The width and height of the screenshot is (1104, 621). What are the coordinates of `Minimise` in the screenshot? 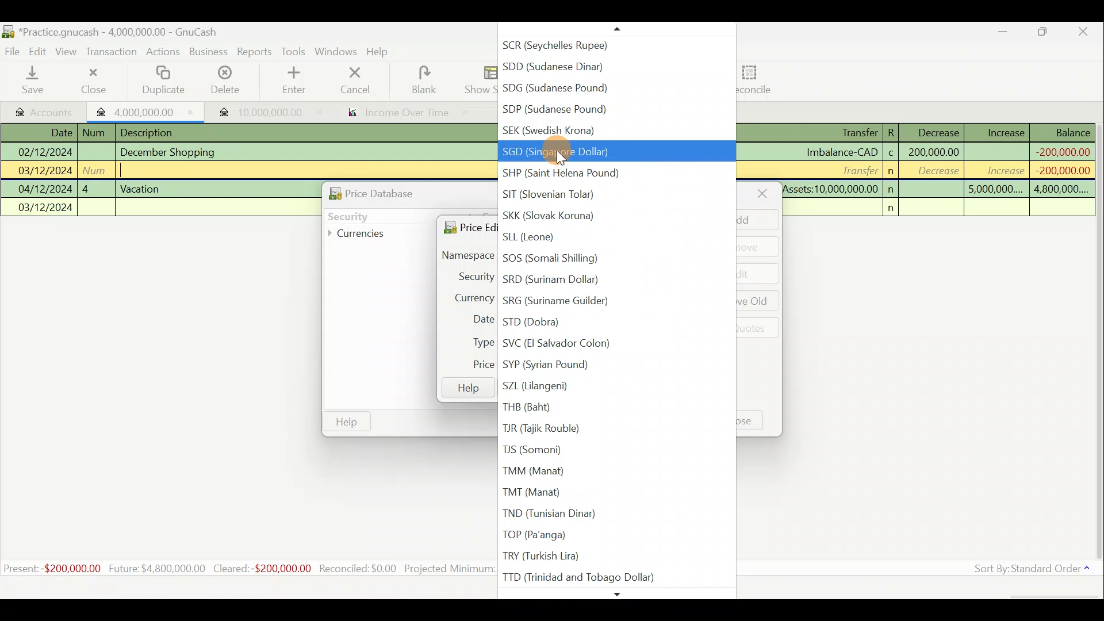 It's located at (1005, 34).